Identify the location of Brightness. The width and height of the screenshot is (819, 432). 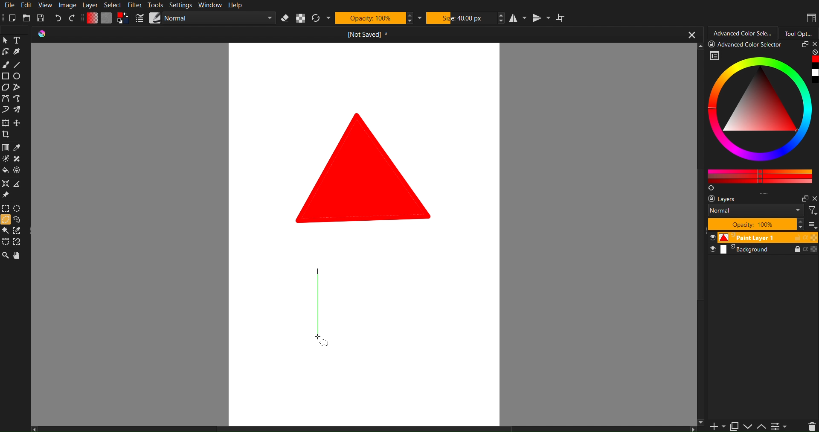
(5, 159).